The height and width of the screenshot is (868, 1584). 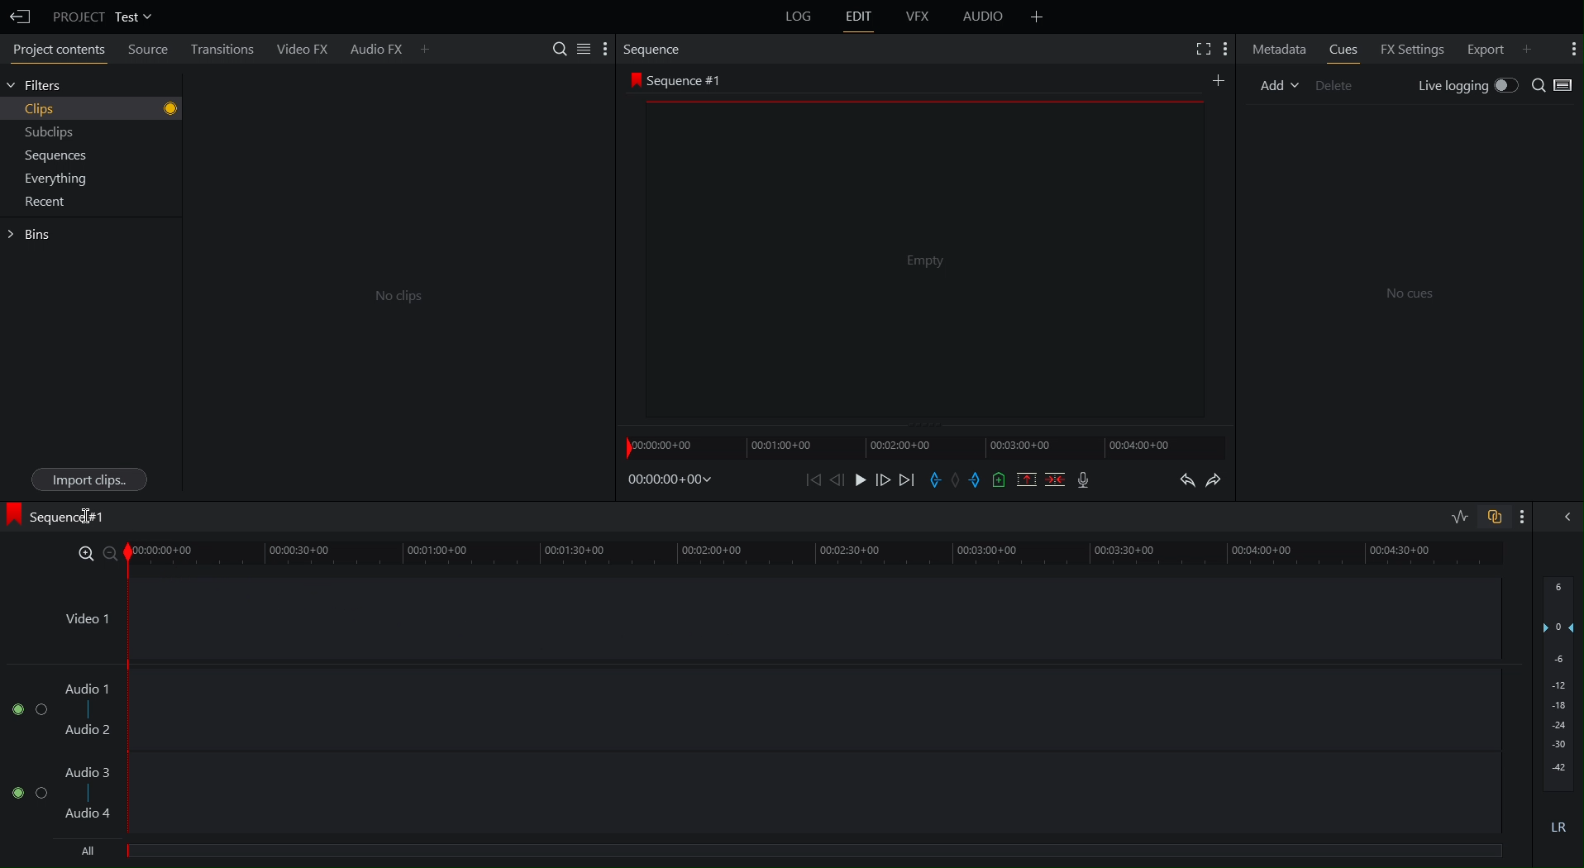 I want to click on Place Entry Marker, so click(x=936, y=480).